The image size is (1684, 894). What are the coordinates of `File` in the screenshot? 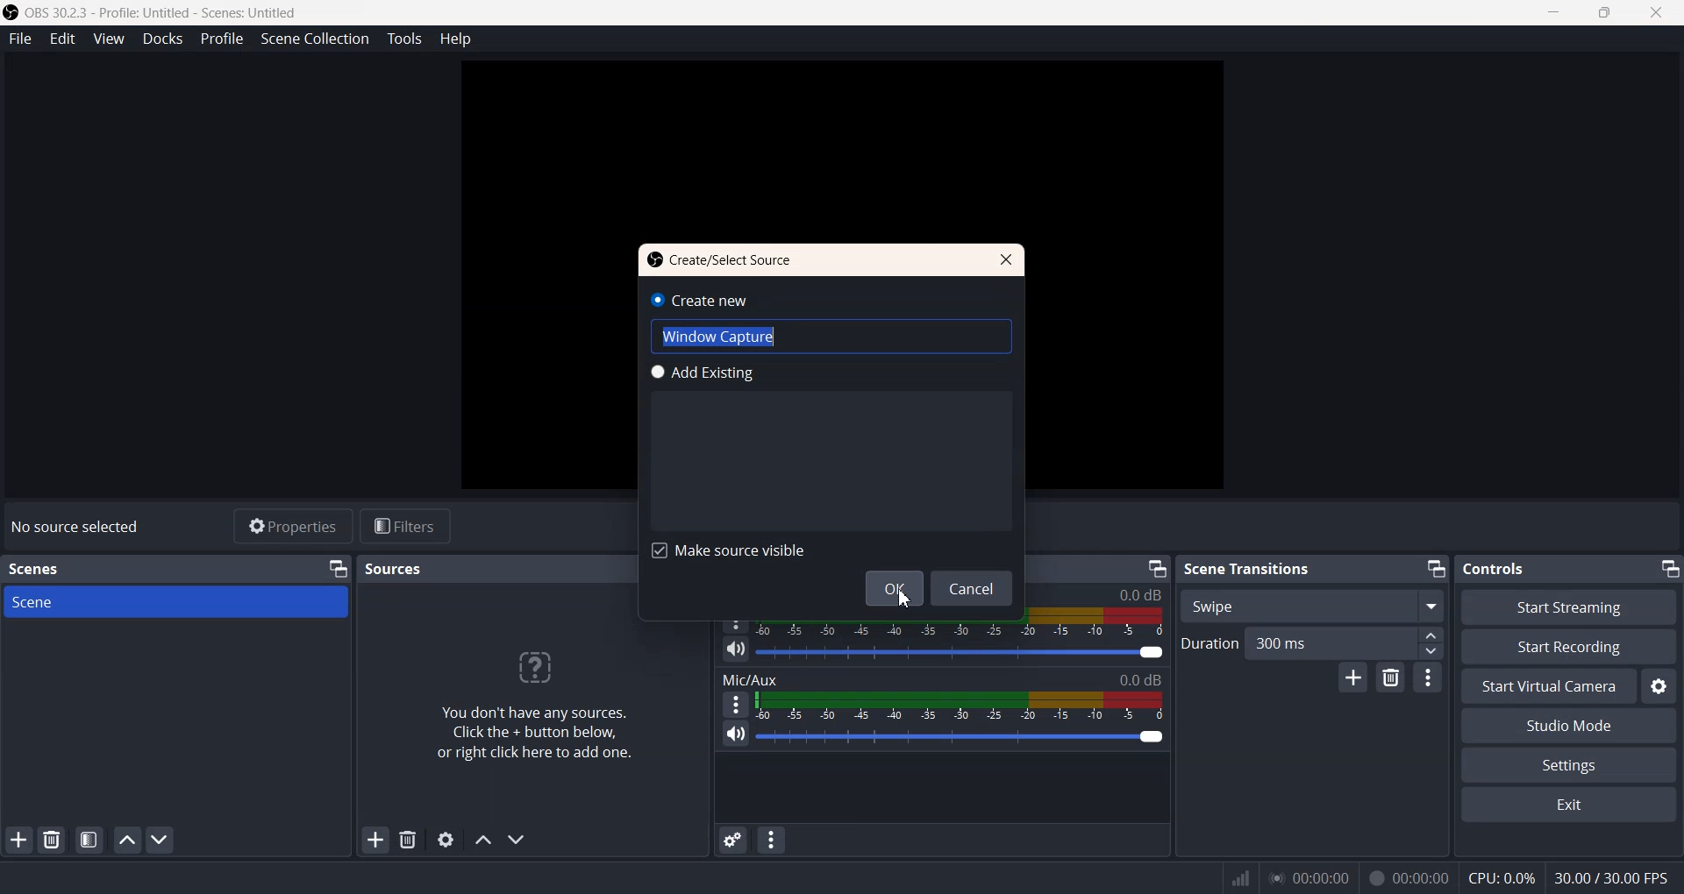 It's located at (20, 39).